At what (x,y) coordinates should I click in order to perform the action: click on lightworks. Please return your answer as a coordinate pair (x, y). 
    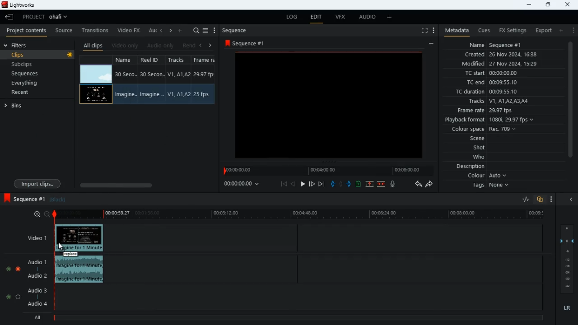
    Looking at the image, I should click on (21, 5).